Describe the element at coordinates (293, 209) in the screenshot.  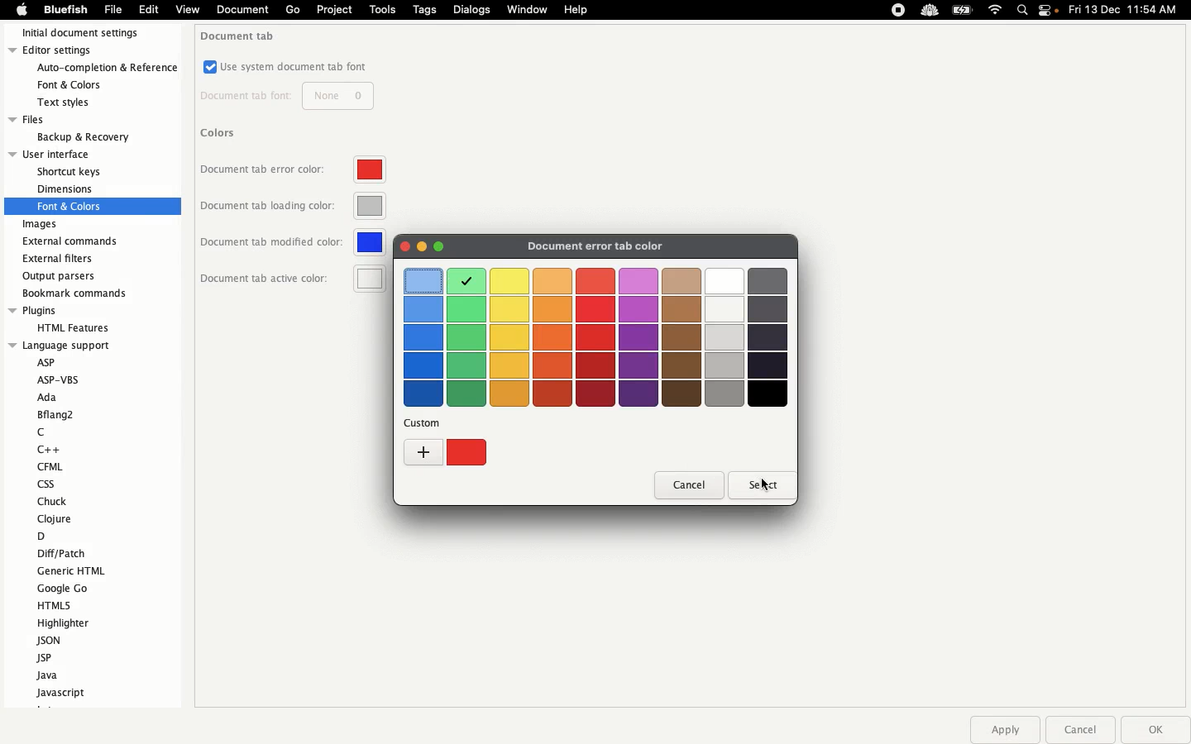
I see `Document tab loading color` at that location.